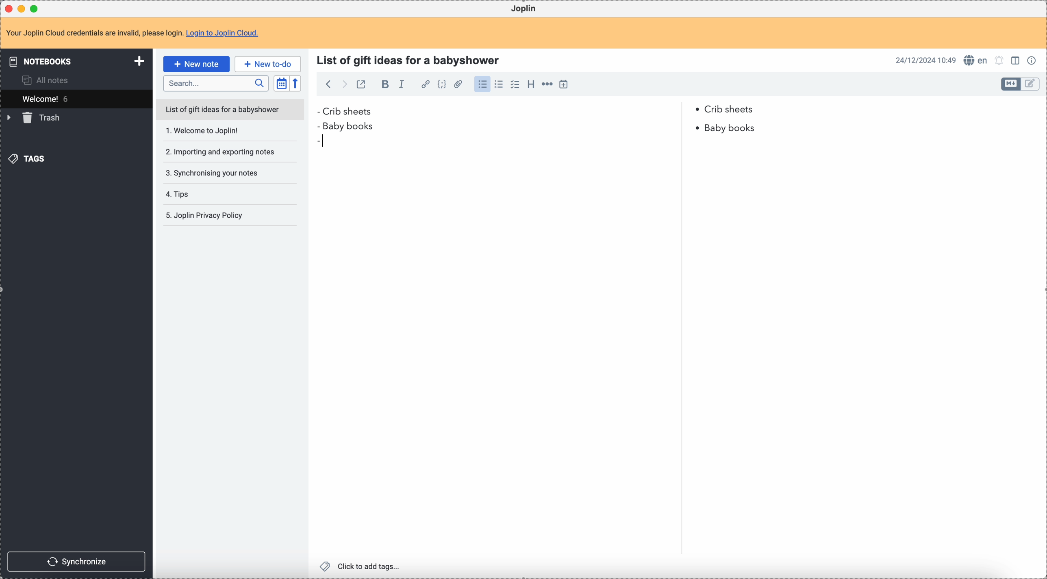 Image resolution: width=1047 pixels, height=579 pixels. I want to click on insert time, so click(566, 84).